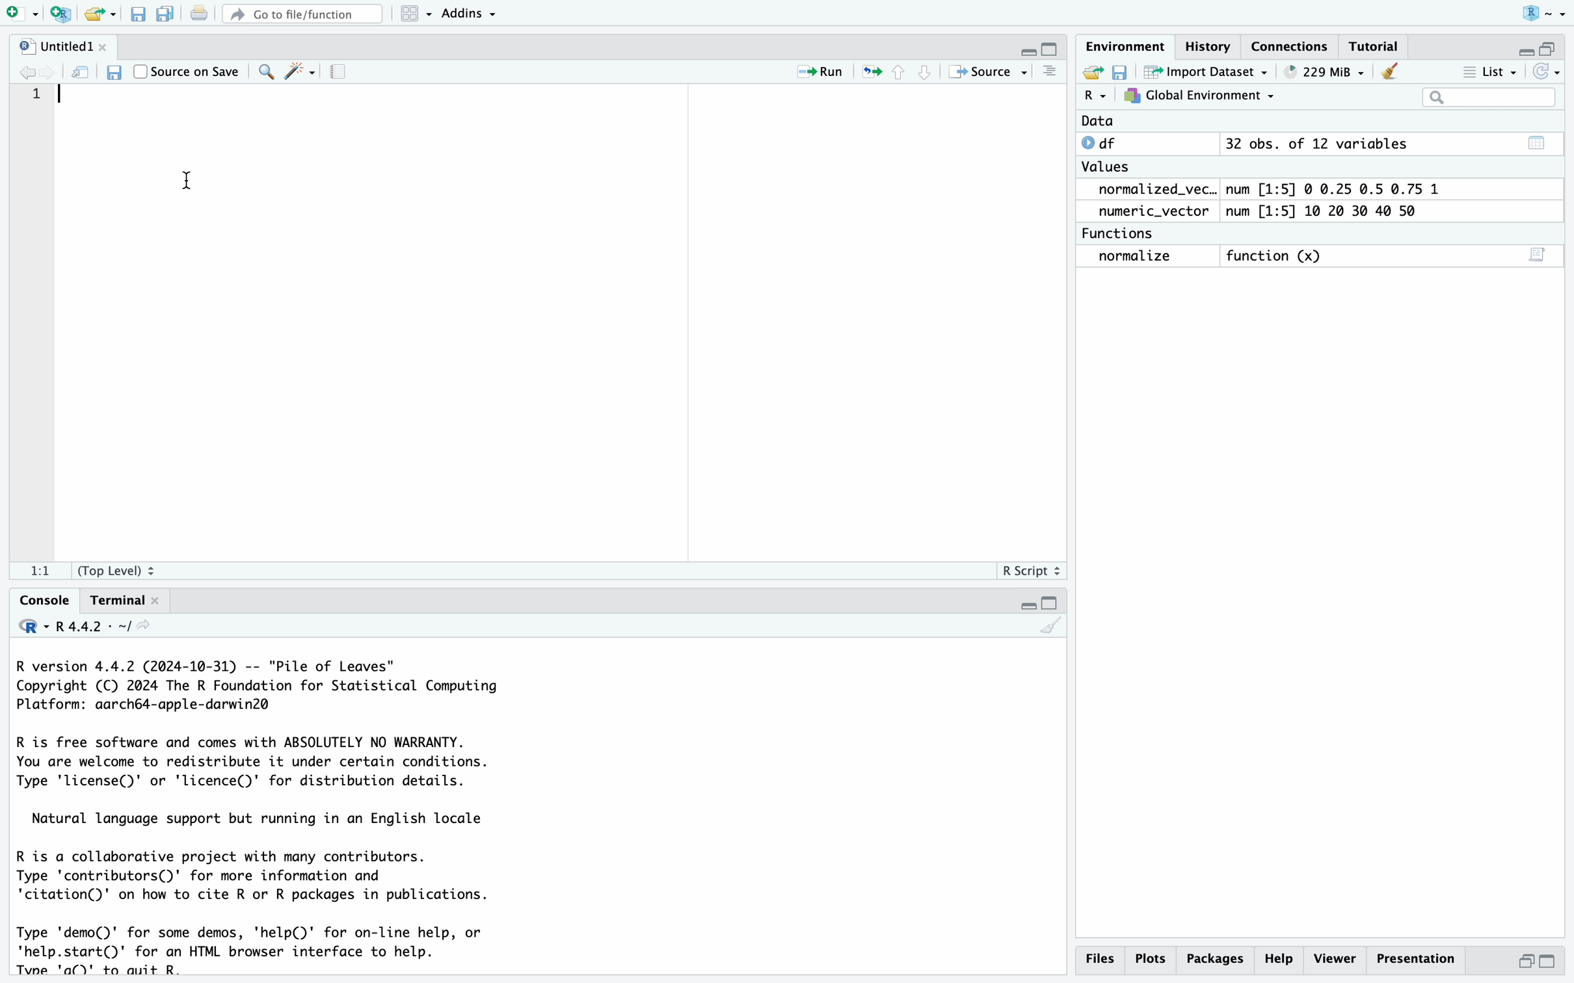  I want to click on R dropdown, so click(1095, 96).